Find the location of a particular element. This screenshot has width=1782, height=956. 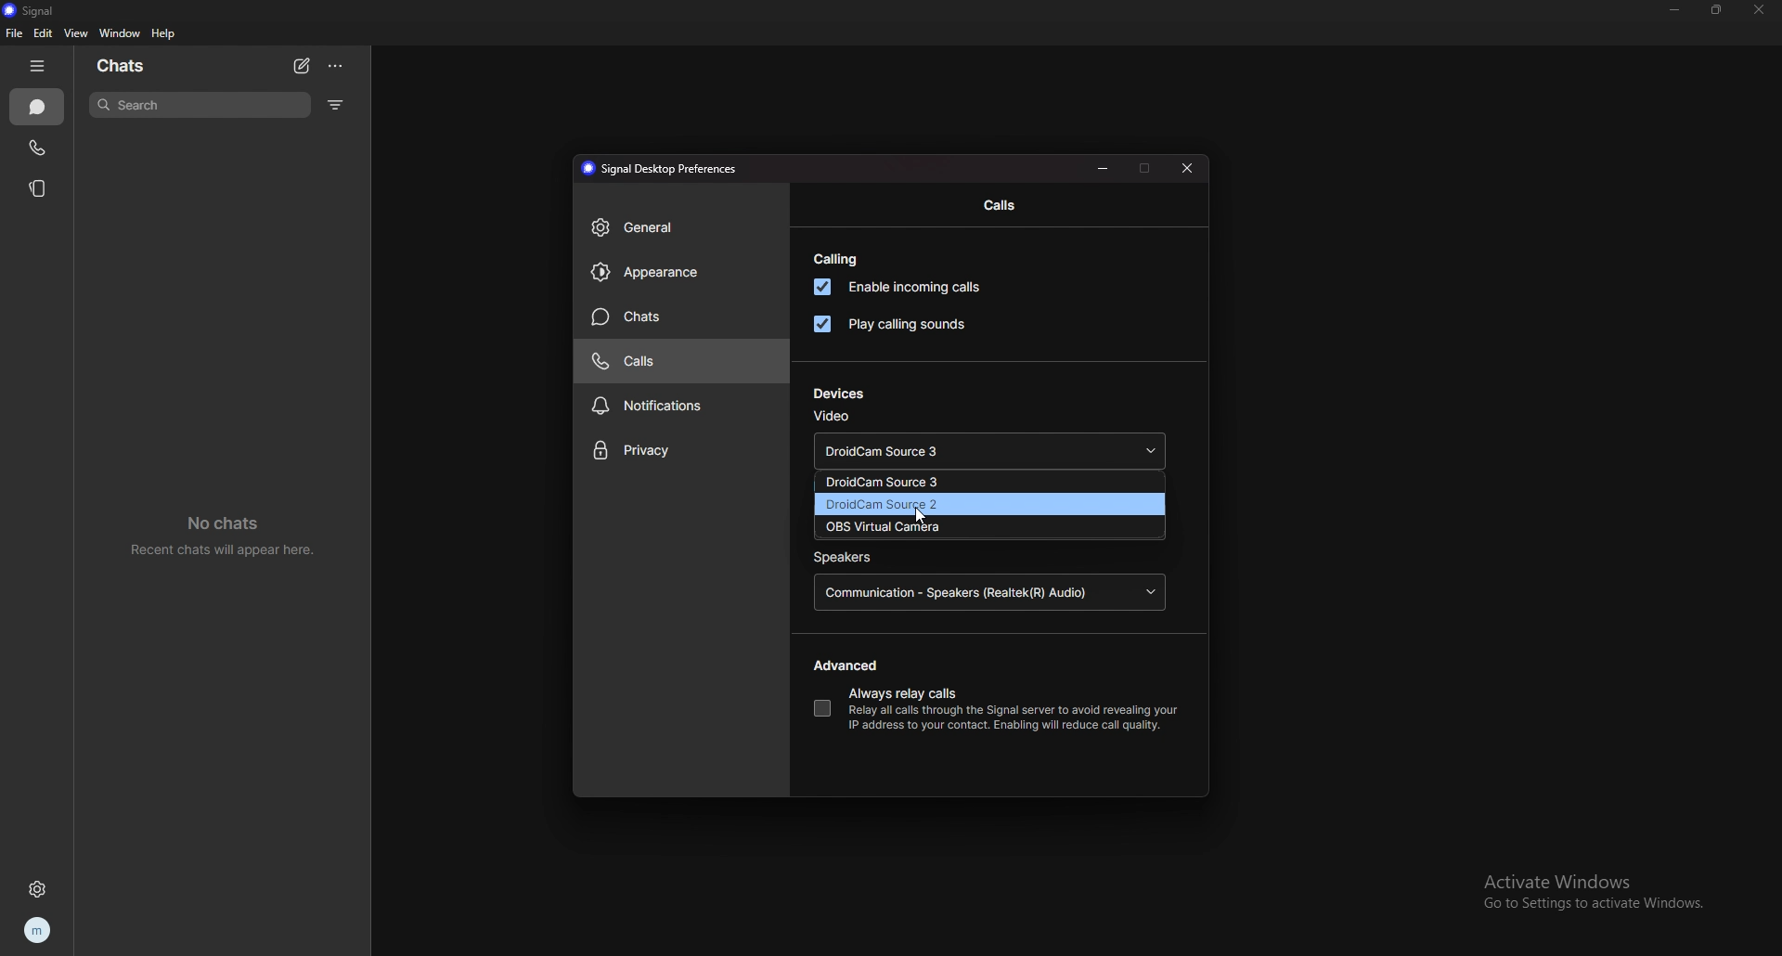

signal is located at coordinates (38, 11).